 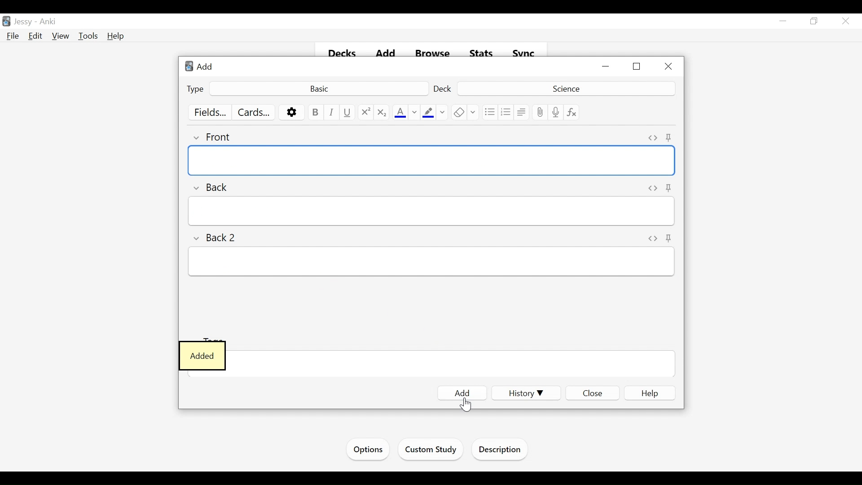 I want to click on Toggle HTML editor, so click(x=651, y=187).